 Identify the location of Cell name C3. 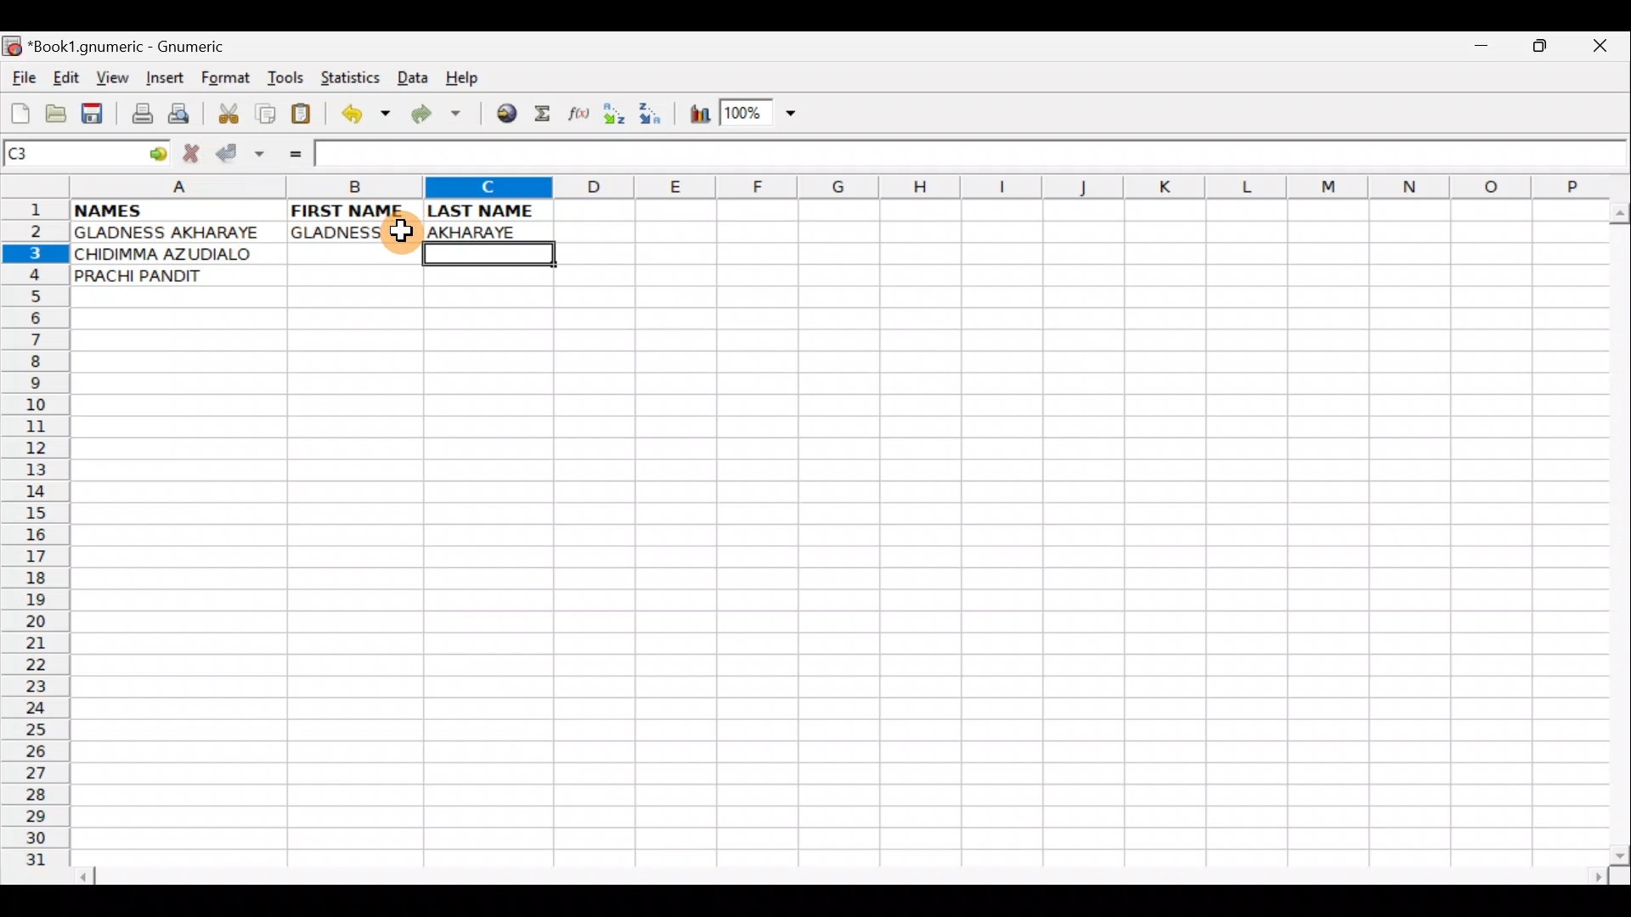
(68, 155).